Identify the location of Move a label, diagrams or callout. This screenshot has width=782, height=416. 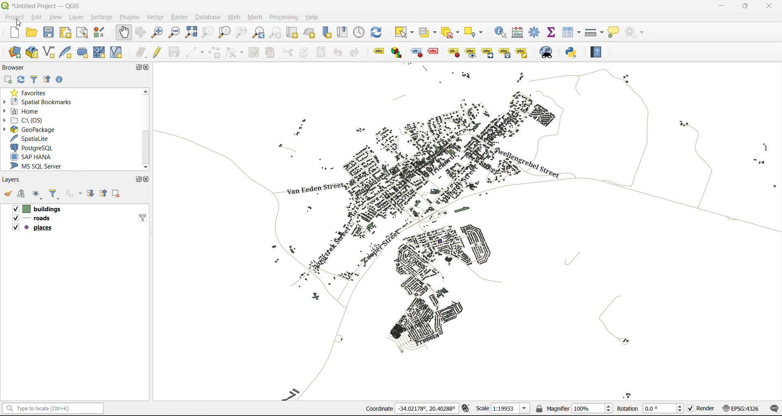
(488, 52).